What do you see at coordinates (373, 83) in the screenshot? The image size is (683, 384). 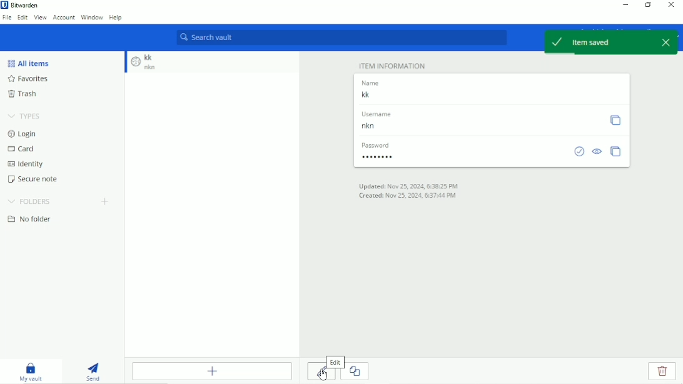 I see `name label` at bounding box center [373, 83].